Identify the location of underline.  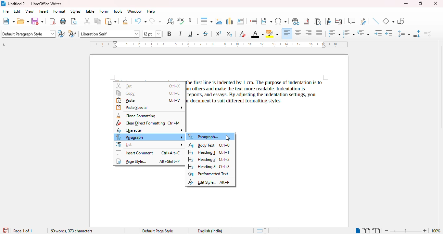
(193, 34).